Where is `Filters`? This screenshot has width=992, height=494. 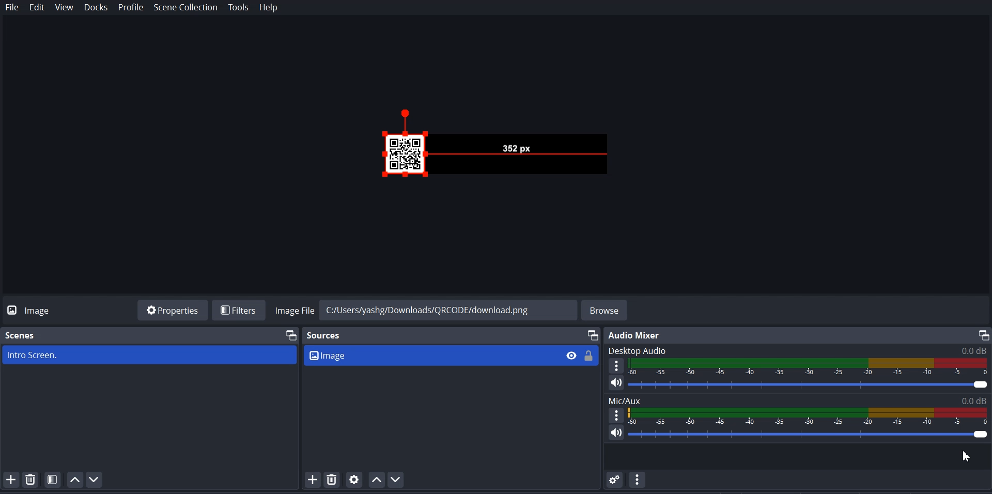 Filters is located at coordinates (240, 310).